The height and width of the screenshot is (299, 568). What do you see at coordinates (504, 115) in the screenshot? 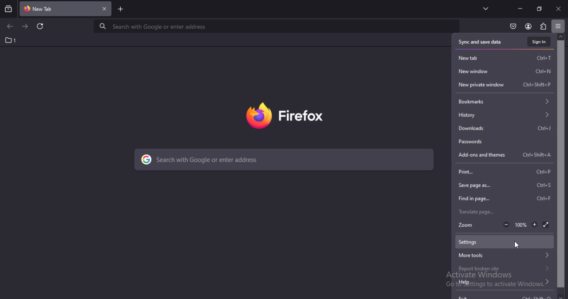
I see `history` at bounding box center [504, 115].